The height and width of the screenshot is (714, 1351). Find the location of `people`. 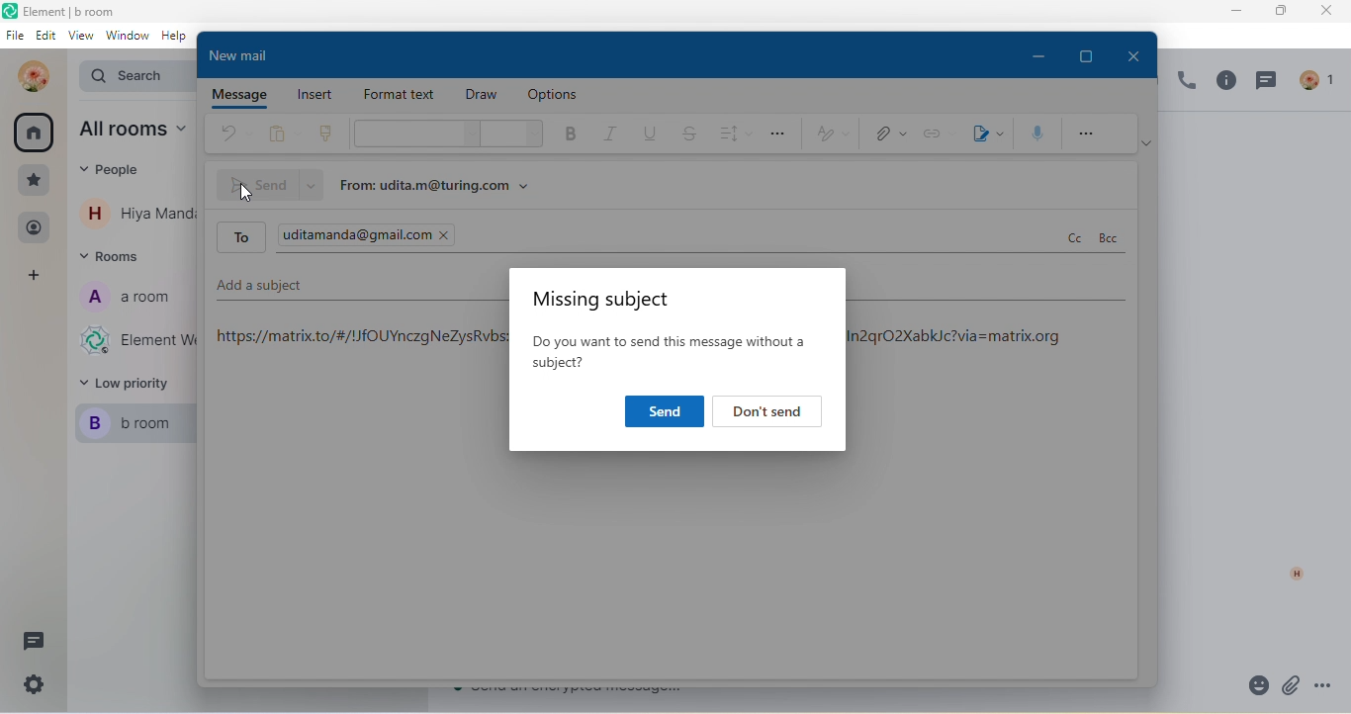

people is located at coordinates (34, 228).